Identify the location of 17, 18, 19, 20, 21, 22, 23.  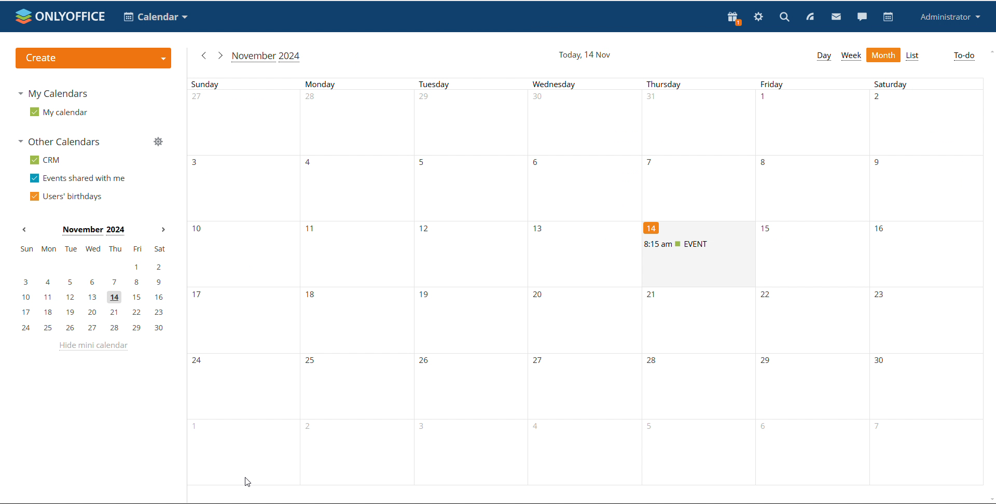
(93, 313).